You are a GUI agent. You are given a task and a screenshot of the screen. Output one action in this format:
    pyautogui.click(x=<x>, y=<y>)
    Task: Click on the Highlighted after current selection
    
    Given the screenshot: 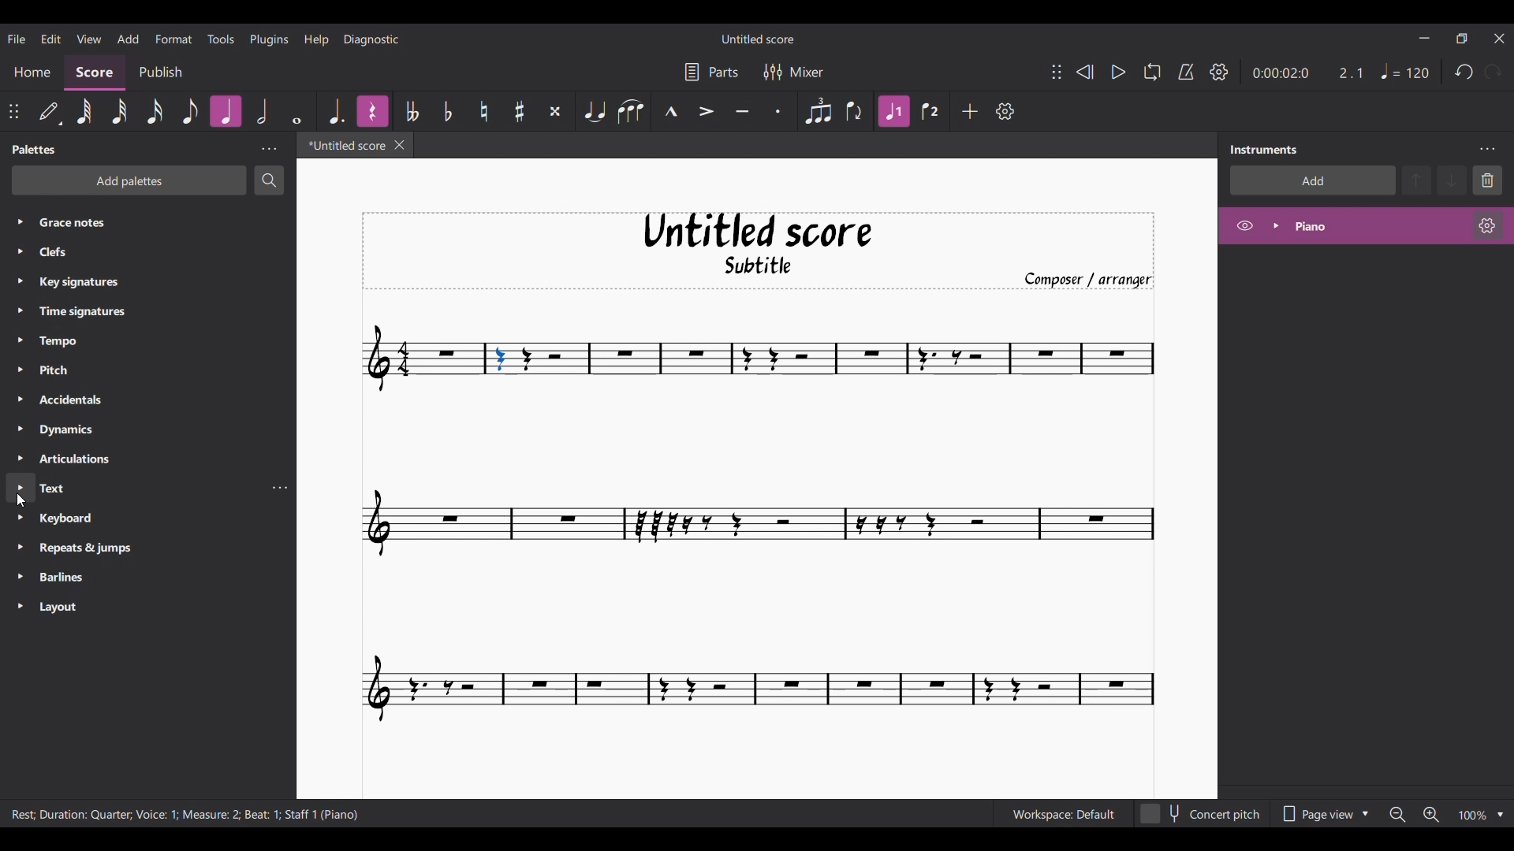 What is the action you would take?
    pyautogui.click(x=894, y=111)
    